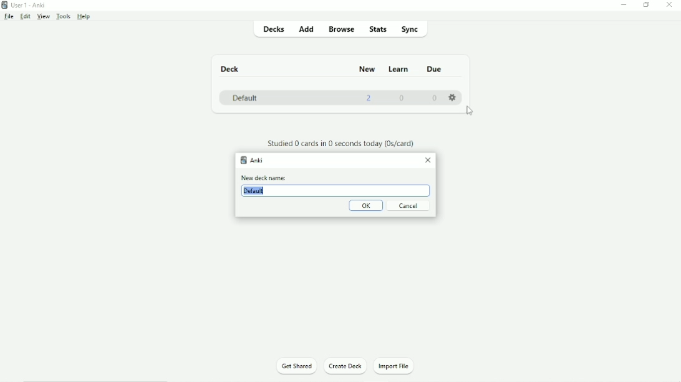 The width and height of the screenshot is (681, 382). Describe the element at coordinates (369, 98) in the screenshot. I see `2` at that location.